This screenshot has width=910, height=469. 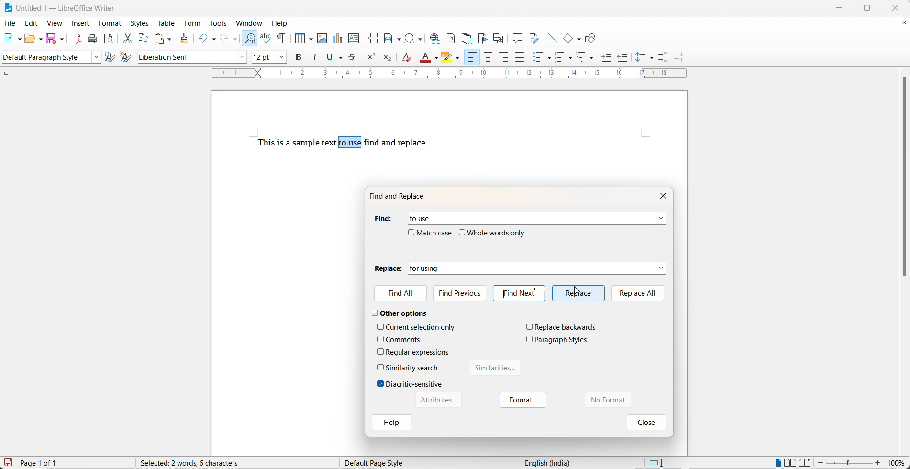 What do you see at coordinates (437, 400) in the screenshot?
I see `Attributes` at bounding box center [437, 400].